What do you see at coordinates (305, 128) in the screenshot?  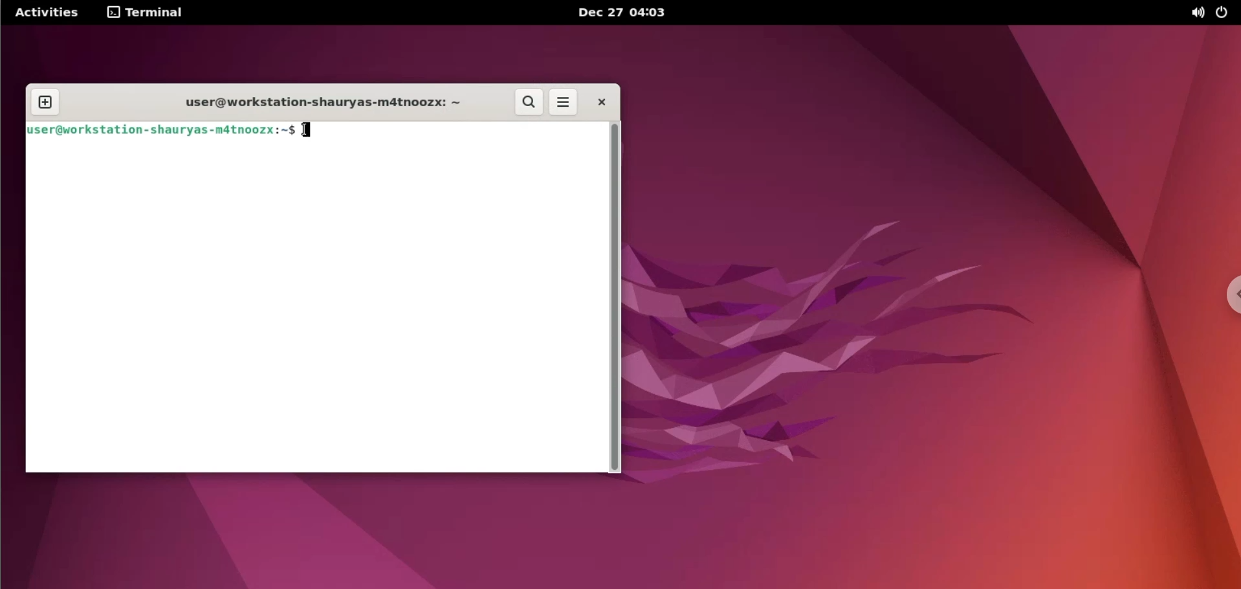 I see `text cursor` at bounding box center [305, 128].